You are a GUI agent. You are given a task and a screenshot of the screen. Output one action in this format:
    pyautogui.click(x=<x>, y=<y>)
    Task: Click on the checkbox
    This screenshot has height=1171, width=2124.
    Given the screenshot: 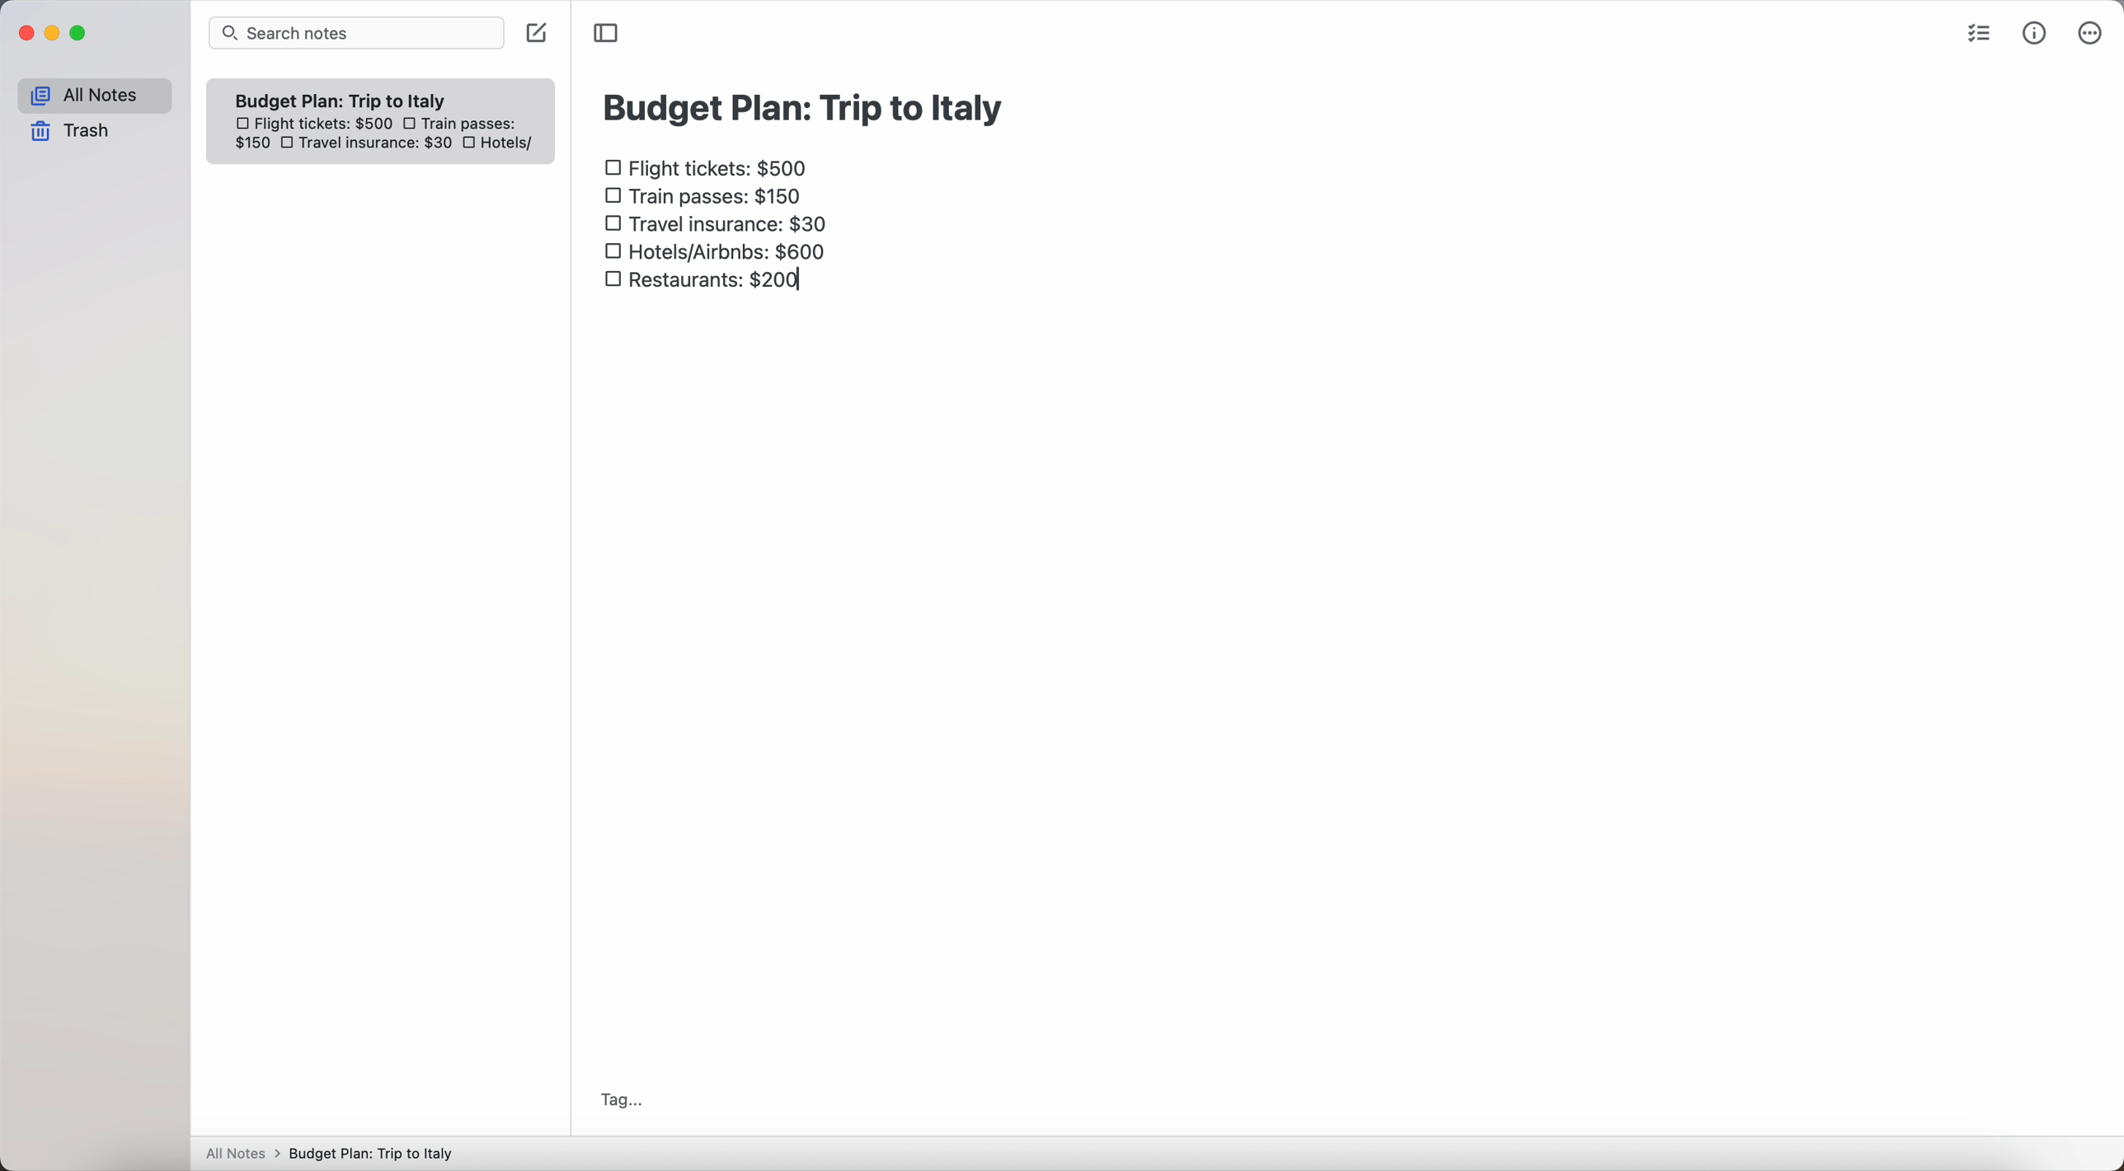 What is the action you would take?
    pyautogui.click(x=413, y=124)
    